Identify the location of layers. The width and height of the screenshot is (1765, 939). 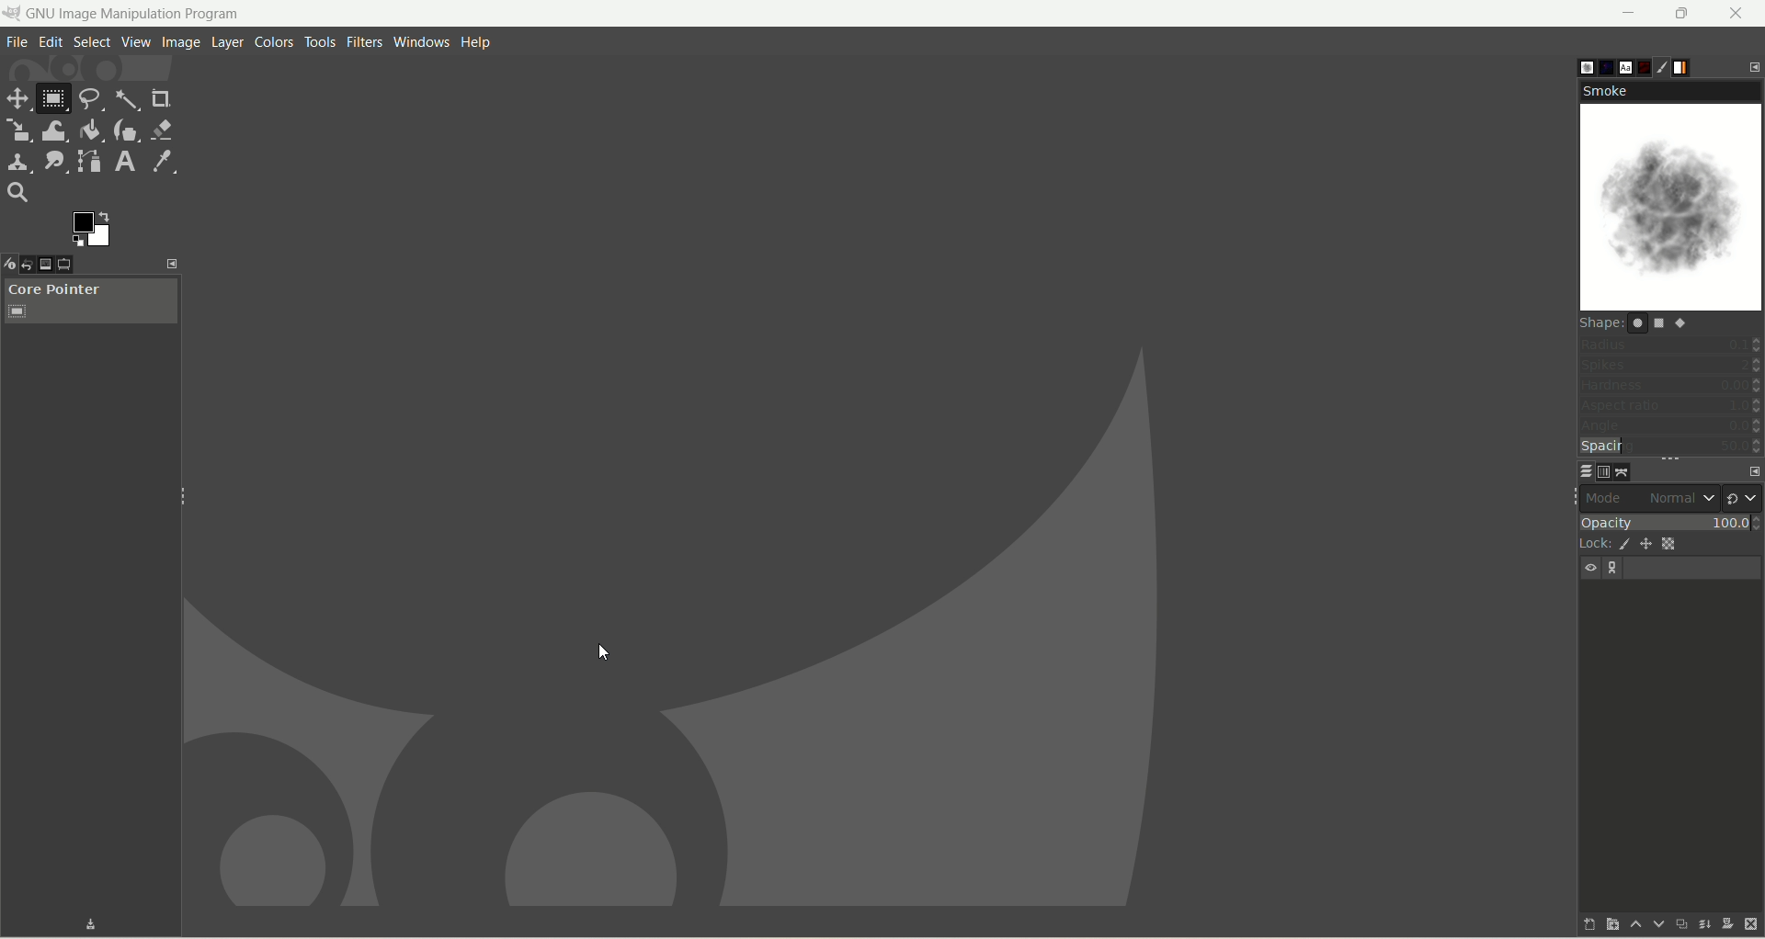
(1575, 470).